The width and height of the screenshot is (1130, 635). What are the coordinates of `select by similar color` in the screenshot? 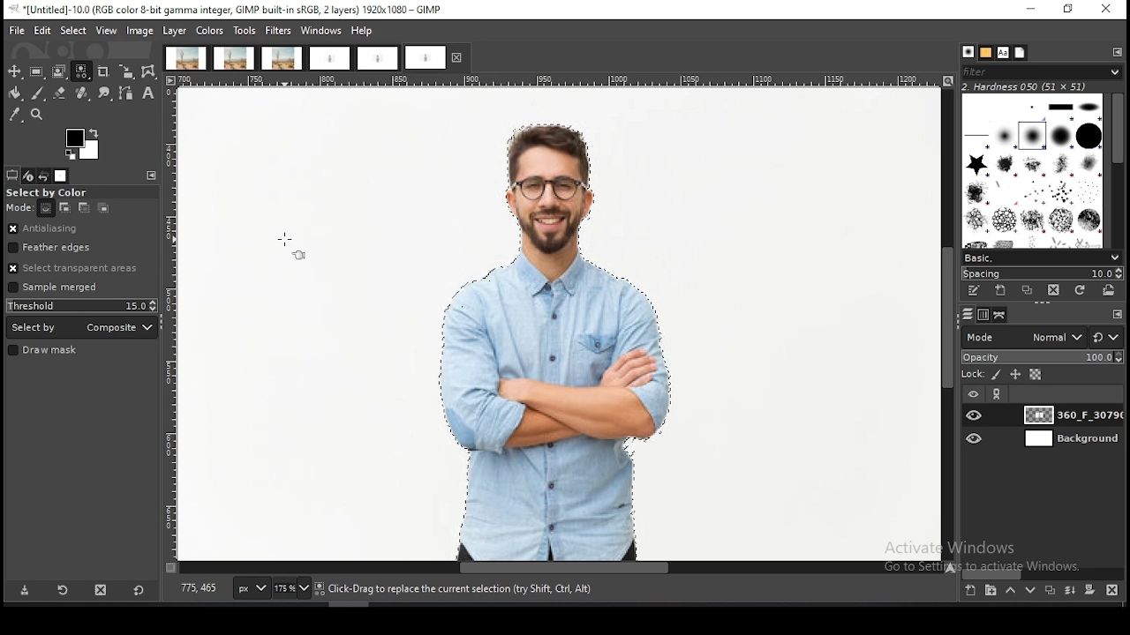 It's located at (81, 71).